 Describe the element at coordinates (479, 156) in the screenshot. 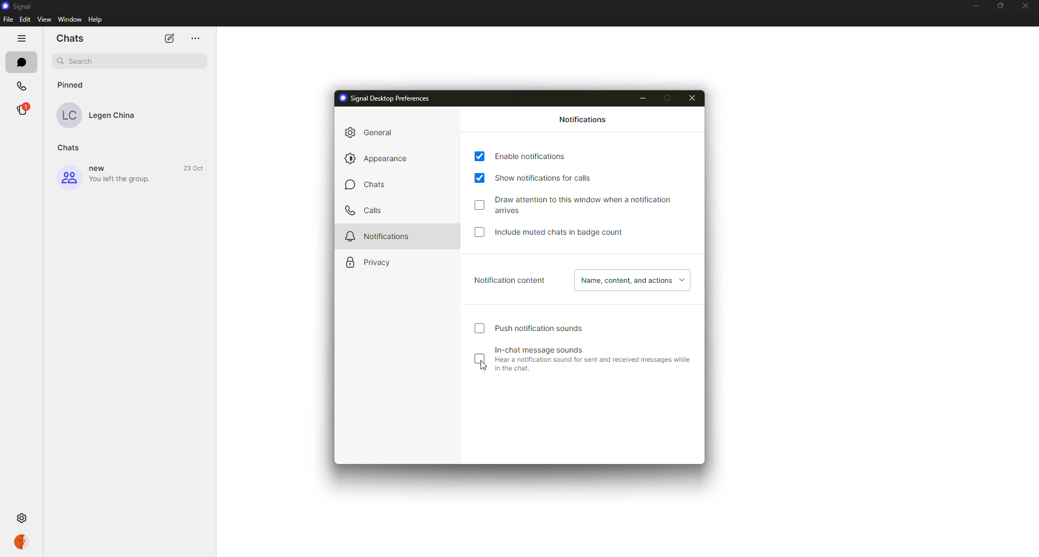

I see `tap to select` at that location.